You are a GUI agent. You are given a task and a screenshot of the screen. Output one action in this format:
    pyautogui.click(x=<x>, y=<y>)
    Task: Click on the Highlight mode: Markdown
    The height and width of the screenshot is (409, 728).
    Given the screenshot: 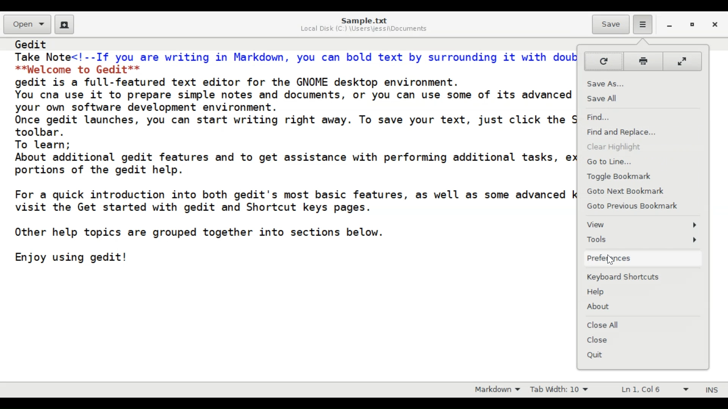 What is the action you would take?
    pyautogui.click(x=497, y=389)
    